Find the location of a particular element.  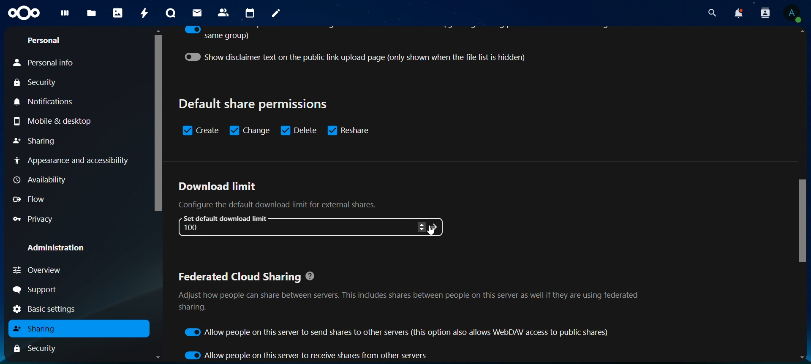

sreate  is located at coordinates (201, 130).